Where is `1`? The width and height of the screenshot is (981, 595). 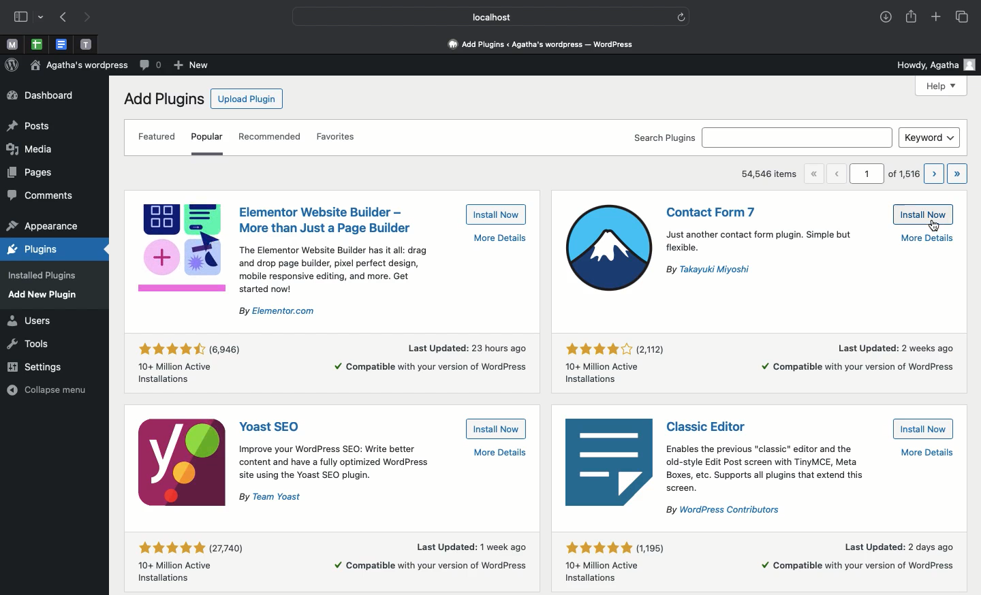
1 is located at coordinates (866, 174).